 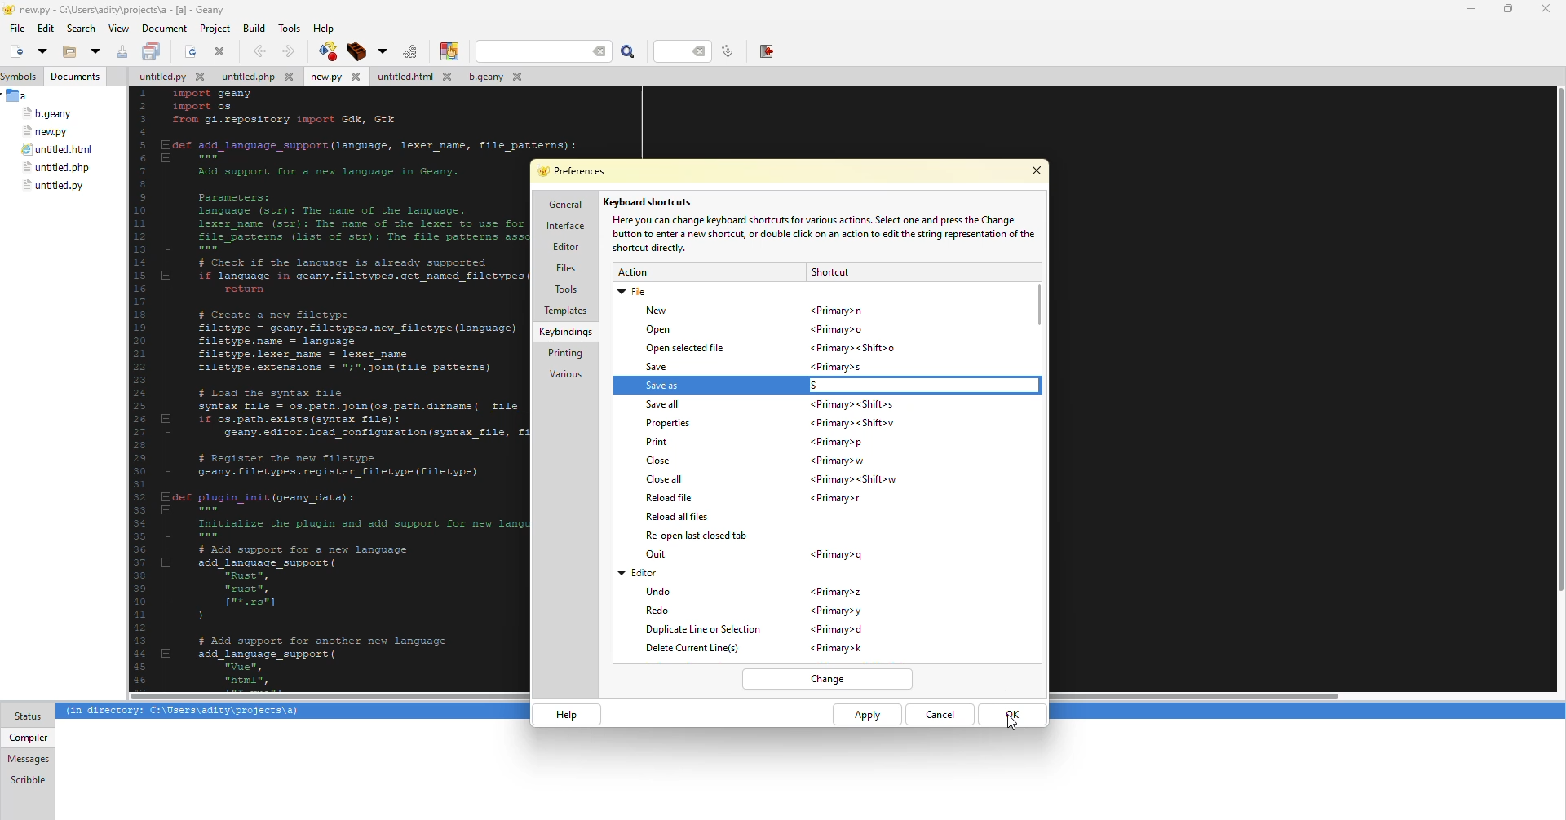 I want to click on close, so click(x=220, y=51).